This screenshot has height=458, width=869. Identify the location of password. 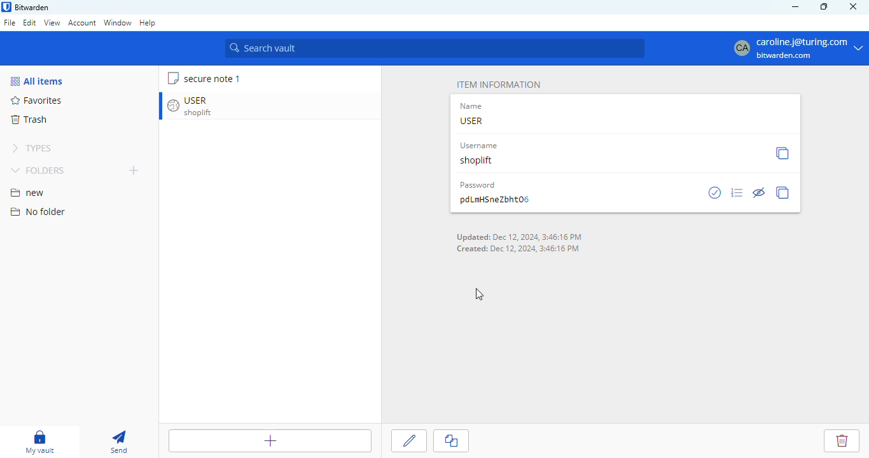
(478, 186).